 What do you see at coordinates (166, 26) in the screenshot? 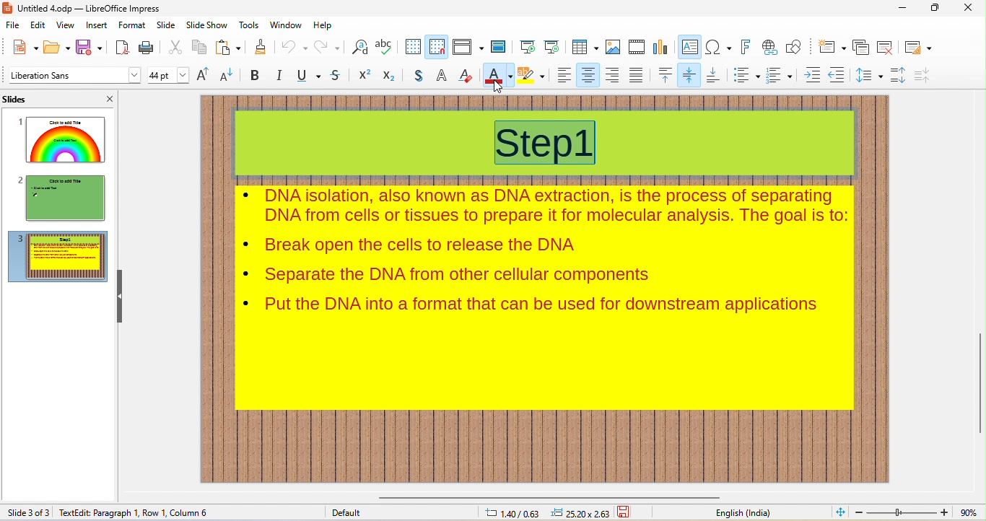
I see `slide` at bounding box center [166, 26].